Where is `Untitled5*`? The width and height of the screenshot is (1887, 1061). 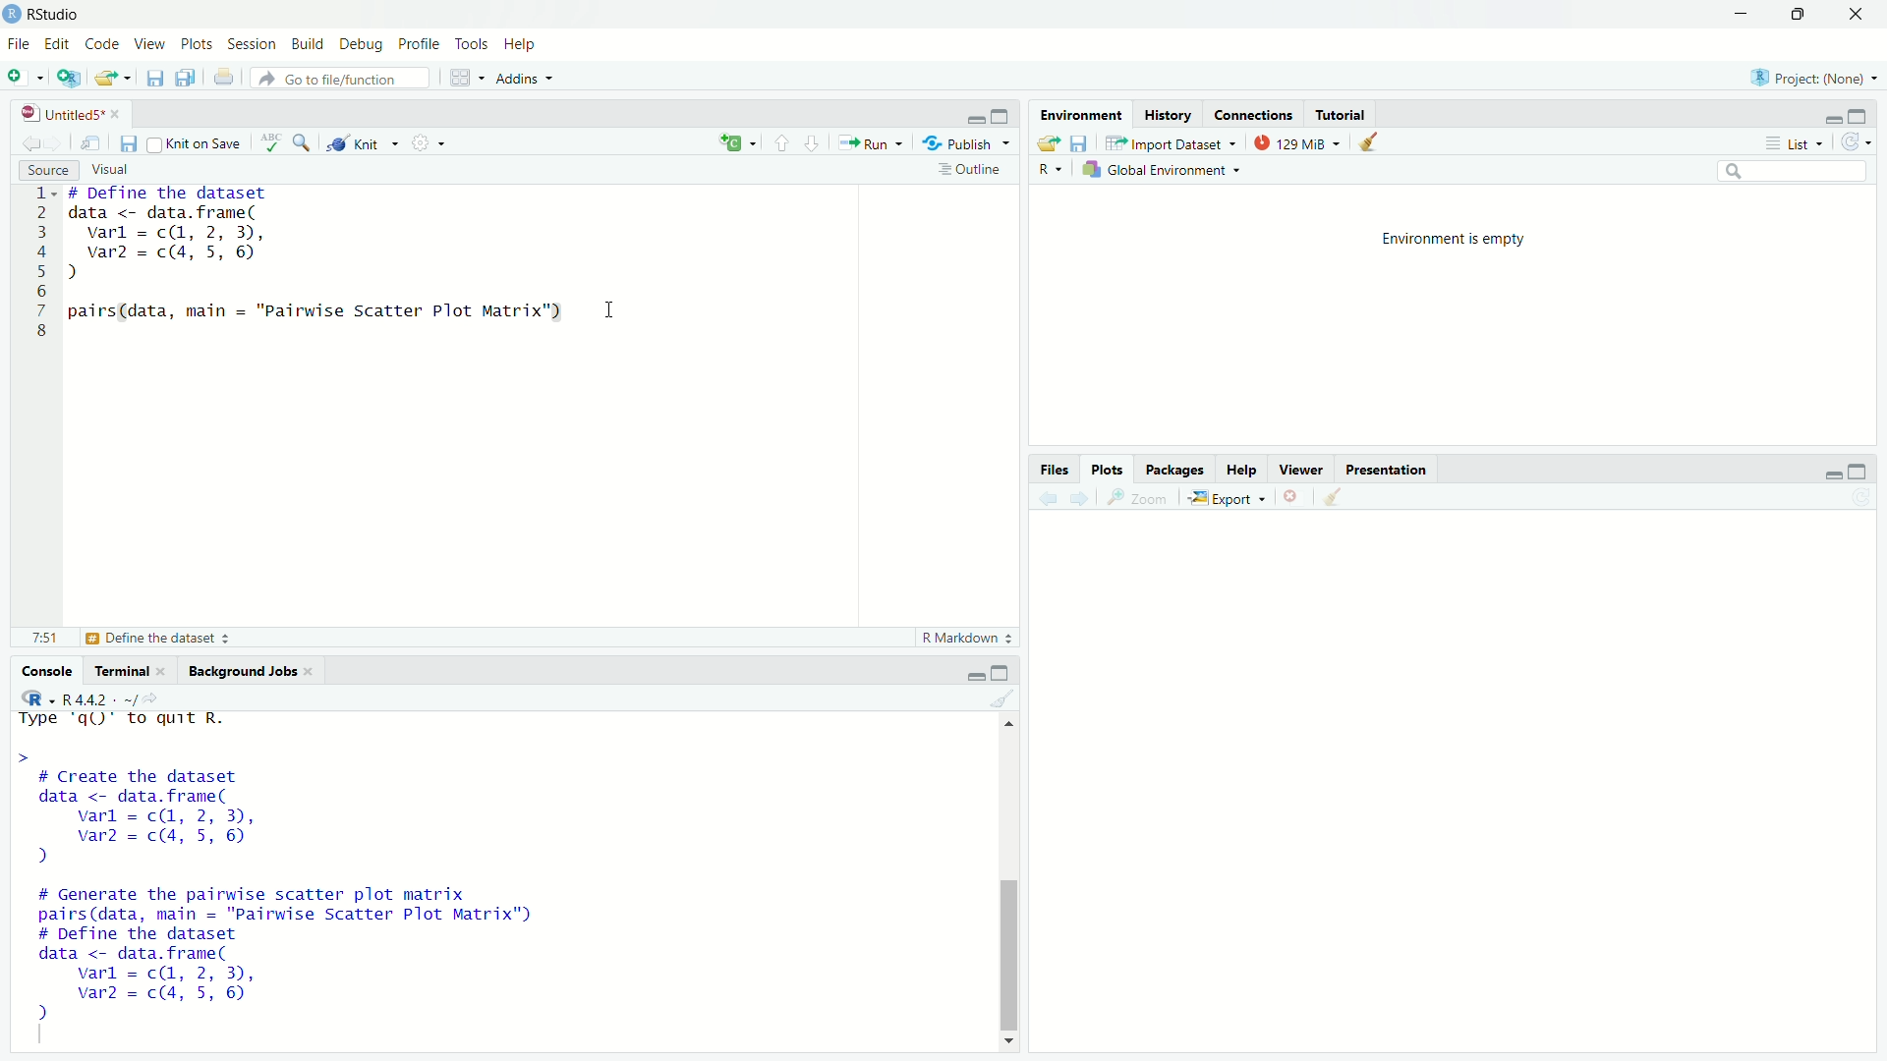
Untitled5* is located at coordinates (73, 114).